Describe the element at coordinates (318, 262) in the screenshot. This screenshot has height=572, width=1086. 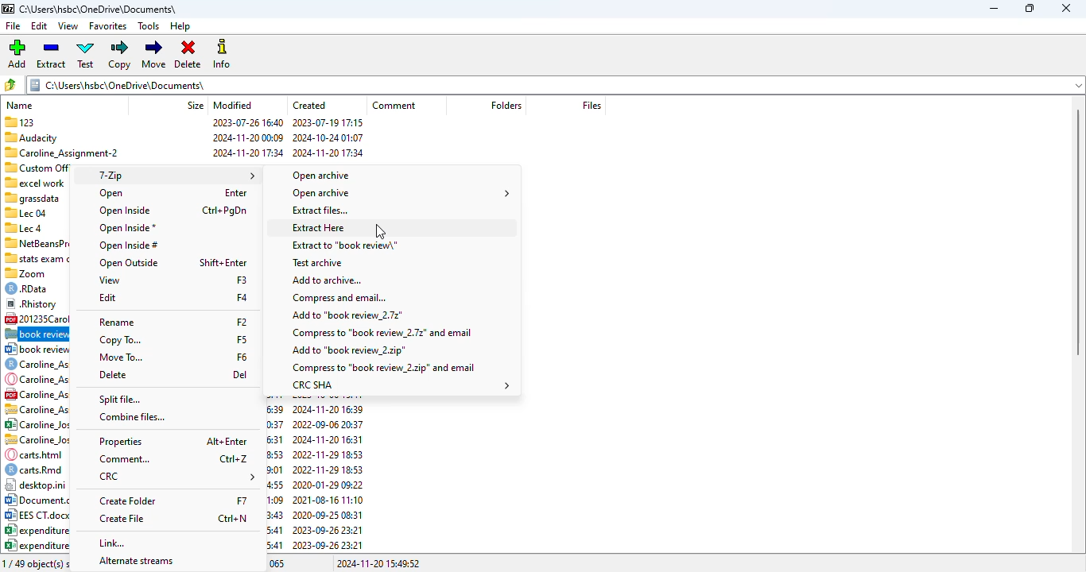
I see `test archive` at that location.